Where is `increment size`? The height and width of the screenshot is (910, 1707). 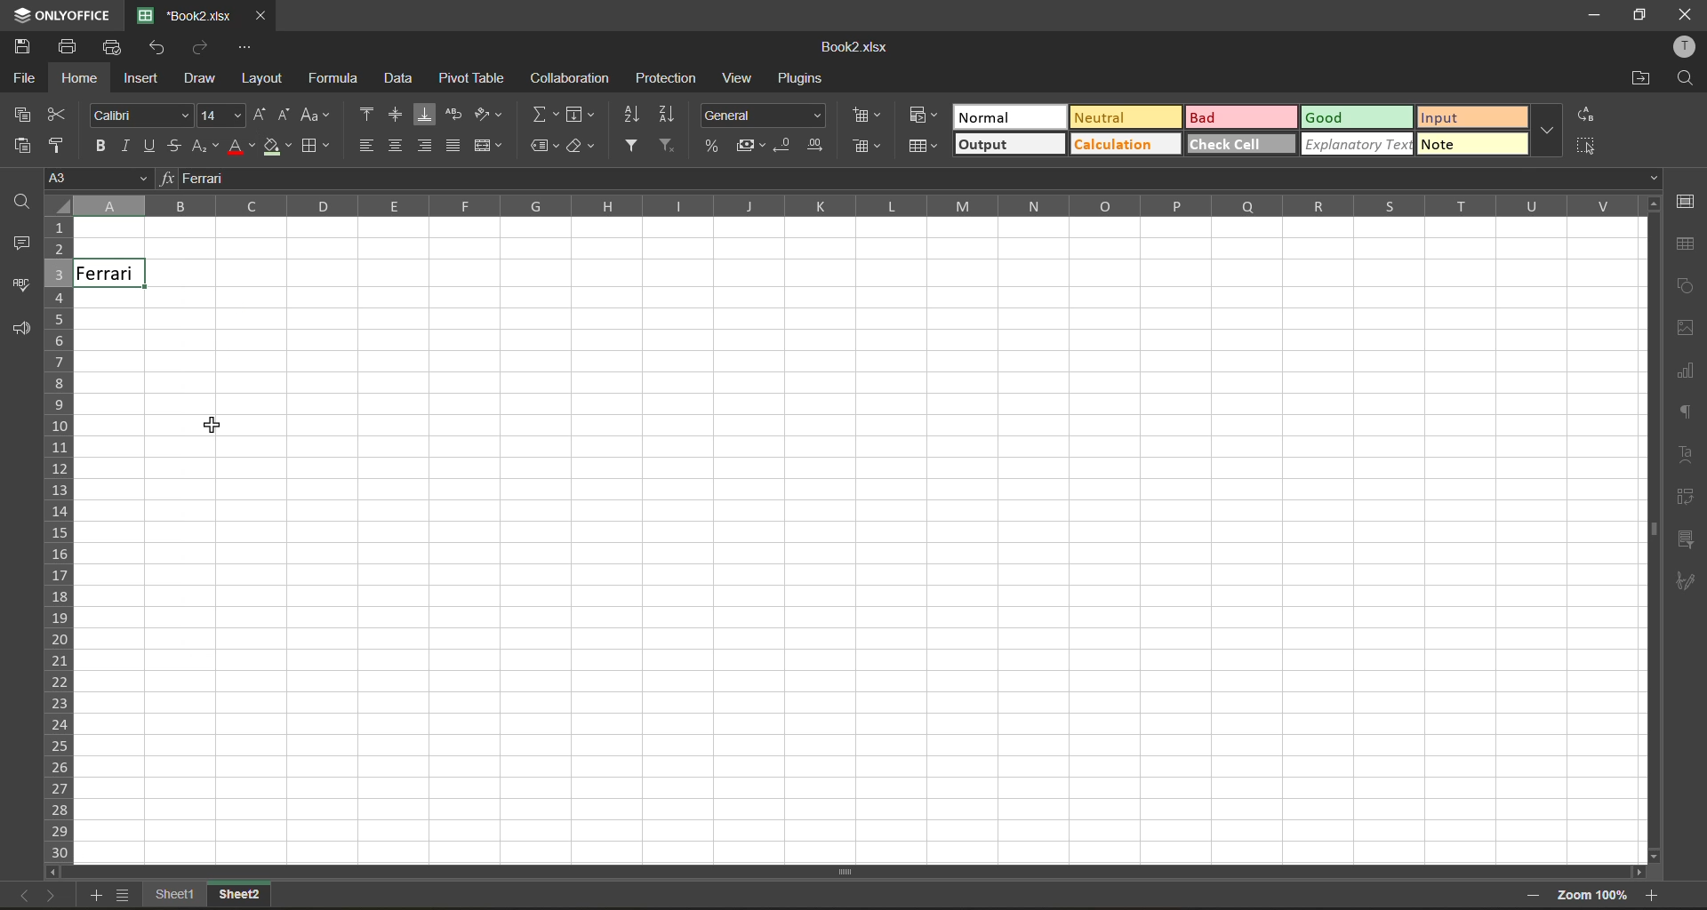
increment size is located at coordinates (258, 116).